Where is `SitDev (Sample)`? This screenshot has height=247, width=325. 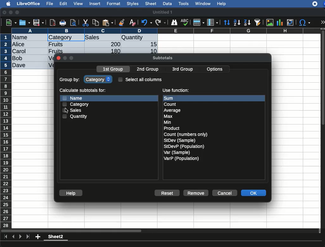
SitDev (Sample) is located at coordinates (180, 140).